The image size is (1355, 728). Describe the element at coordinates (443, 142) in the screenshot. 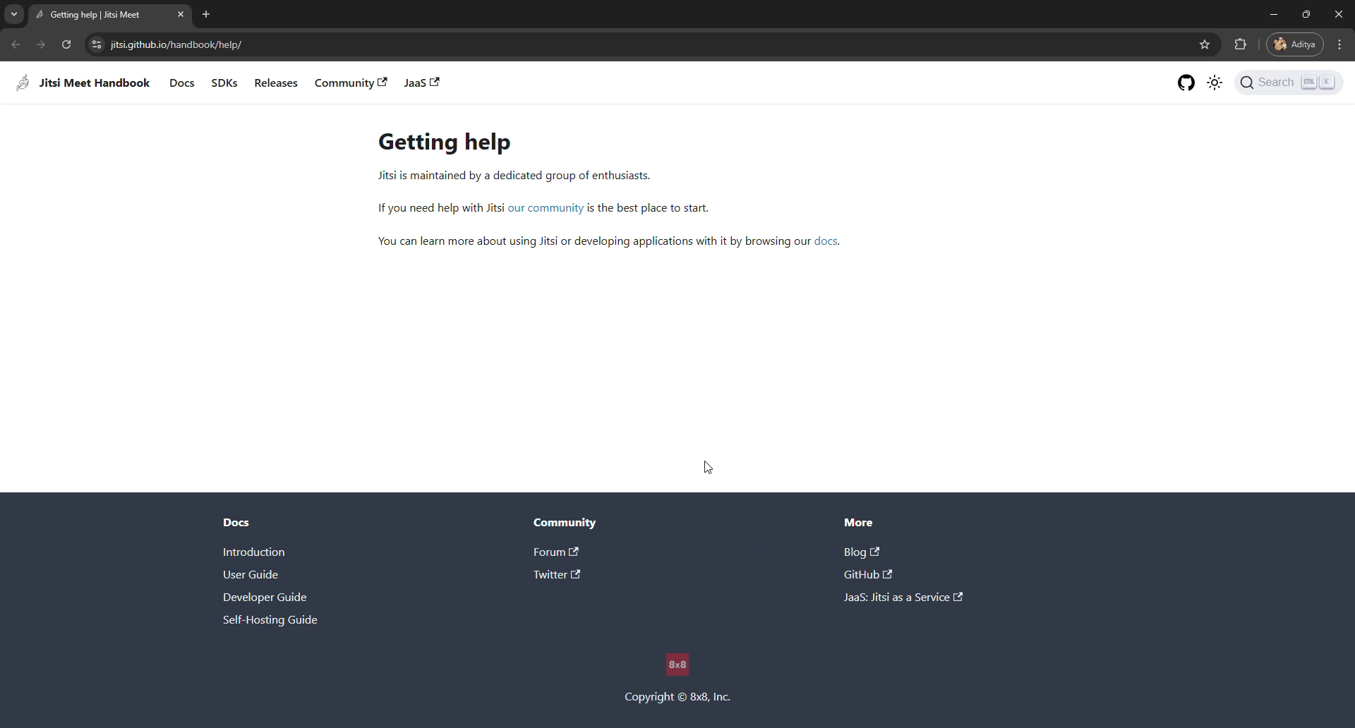

I see `getting help` at that location.